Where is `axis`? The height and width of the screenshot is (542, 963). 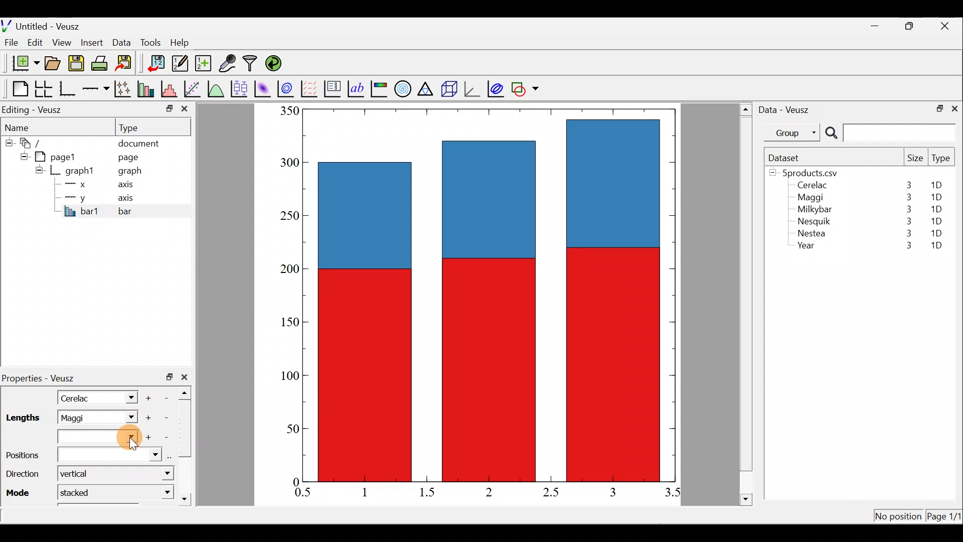 axis is located at coordinates (130, 199).